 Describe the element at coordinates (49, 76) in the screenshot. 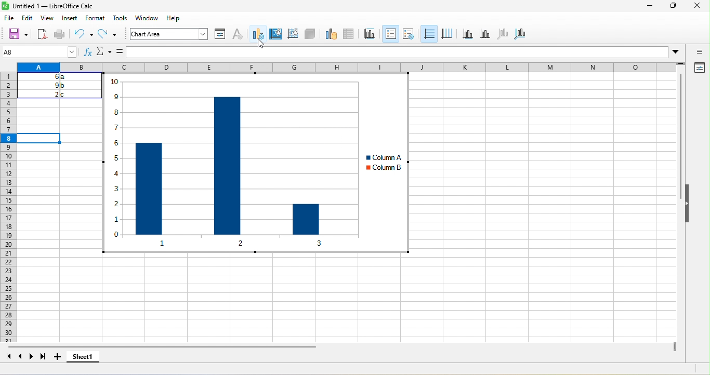

I see `6` at that location.